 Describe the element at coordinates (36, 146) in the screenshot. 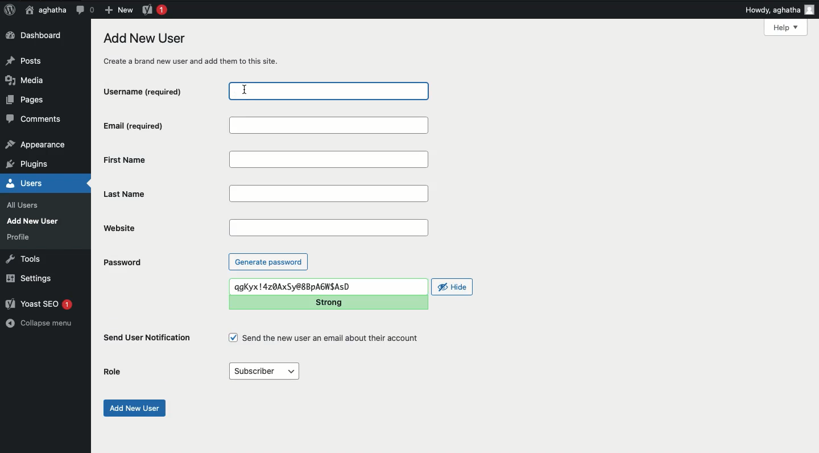

I see `appearance` at that location.